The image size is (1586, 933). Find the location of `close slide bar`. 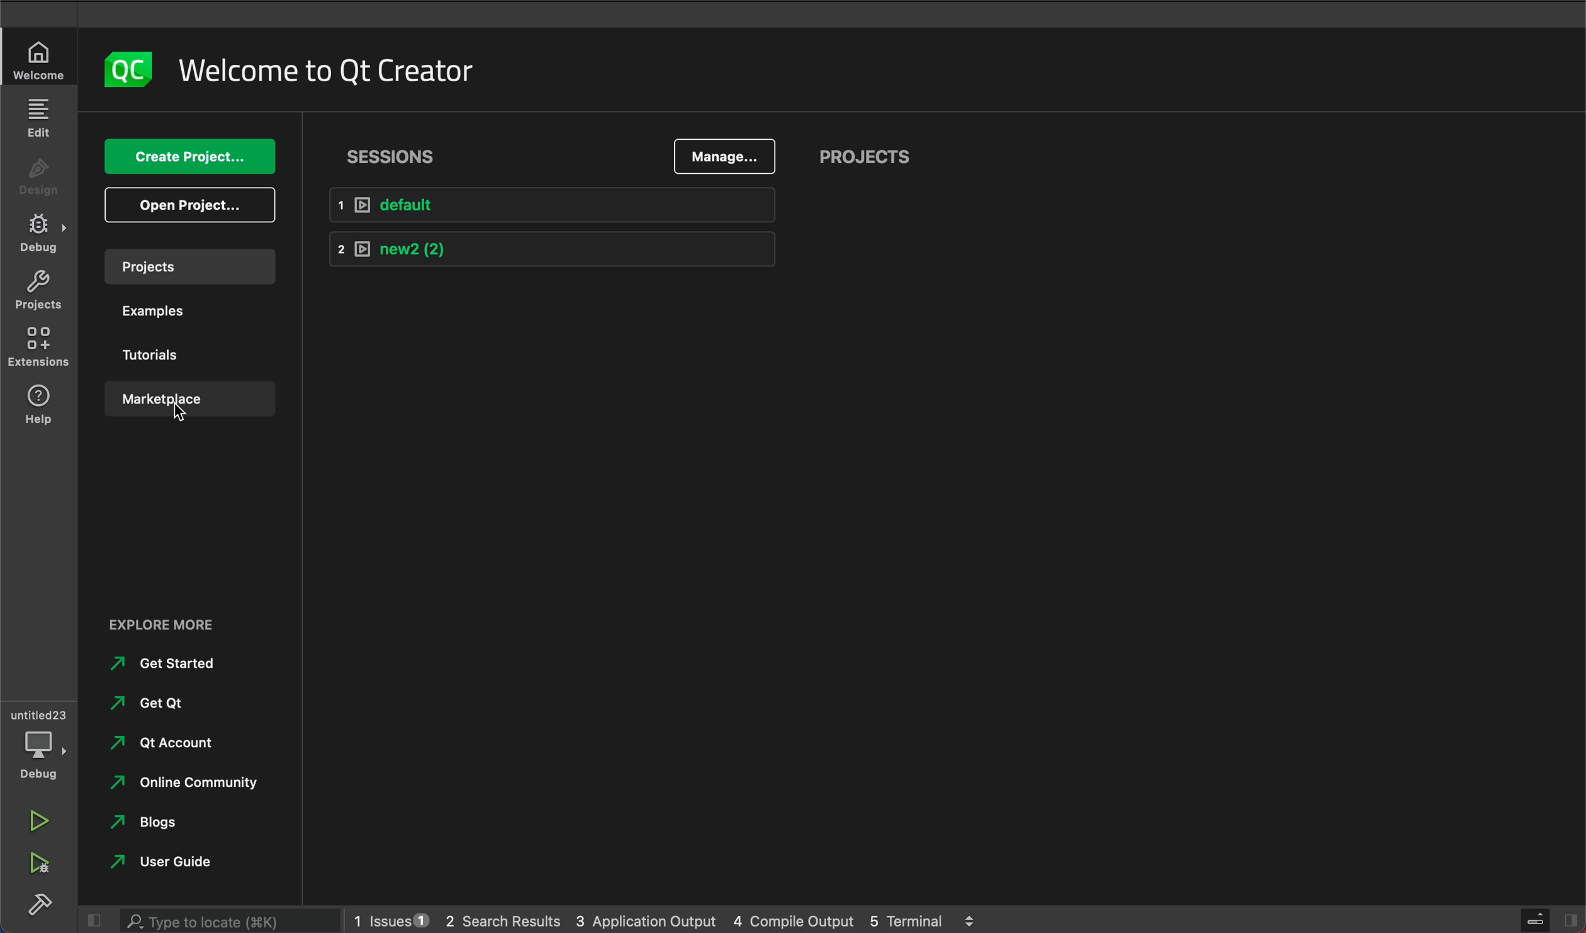

close slide bar is located at coordinates (91, 920).